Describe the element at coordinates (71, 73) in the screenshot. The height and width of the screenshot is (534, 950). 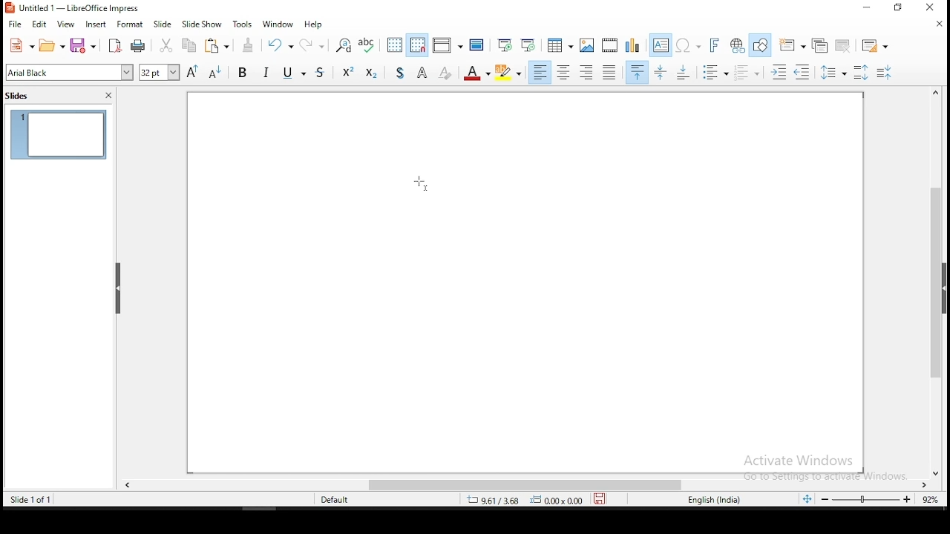
I see `Arial Black` at that location.